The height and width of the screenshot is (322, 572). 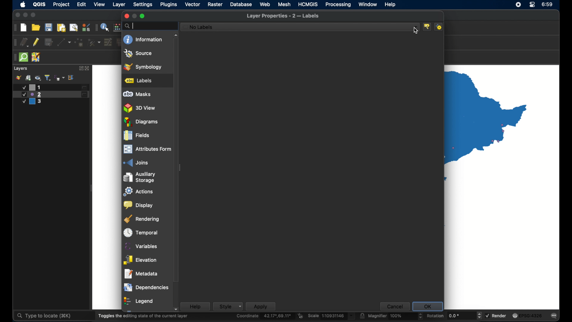 I want to click on render, so click(x=496, y=315).